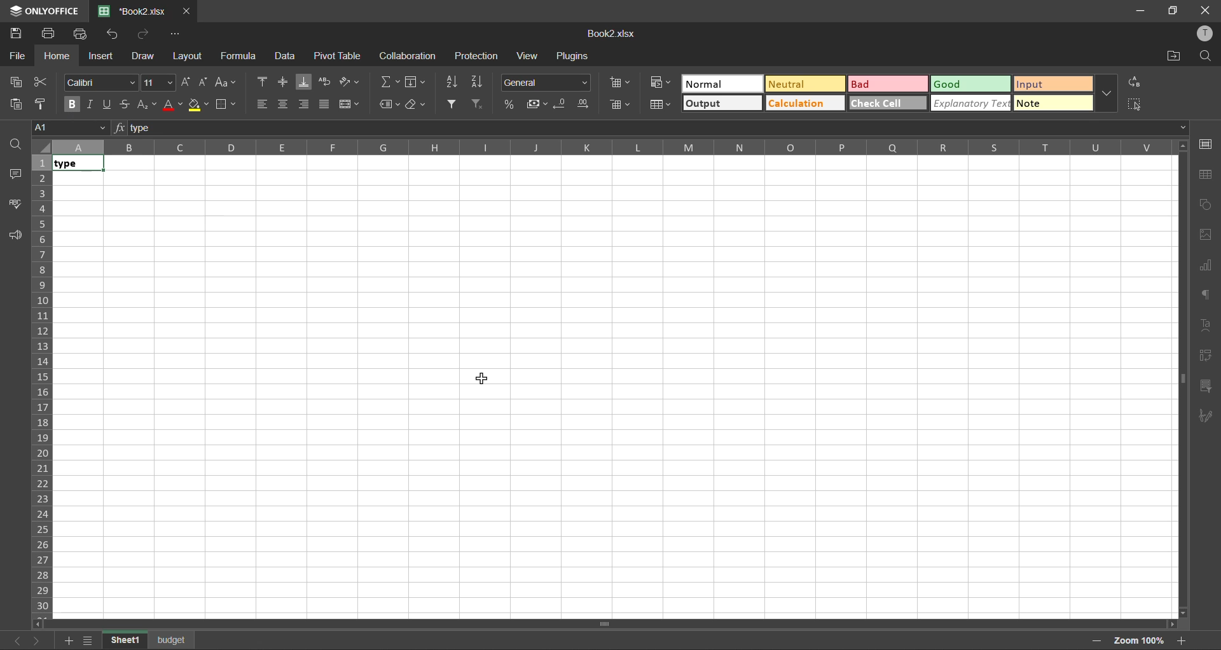  Describe the element at coordinates (1206, 389) in the screenshot. I see `slicer` at that location.